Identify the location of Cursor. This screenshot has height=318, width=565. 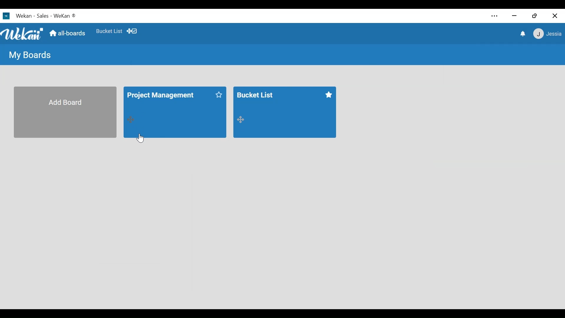
(139, 138).